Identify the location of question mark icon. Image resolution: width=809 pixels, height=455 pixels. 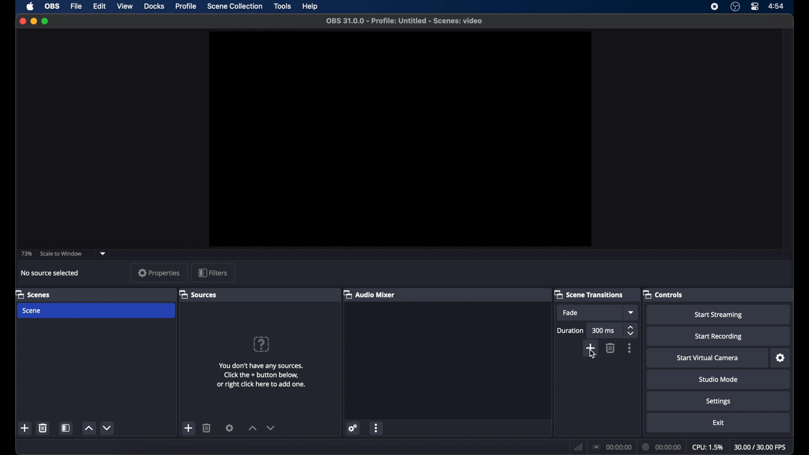
(263, 344).